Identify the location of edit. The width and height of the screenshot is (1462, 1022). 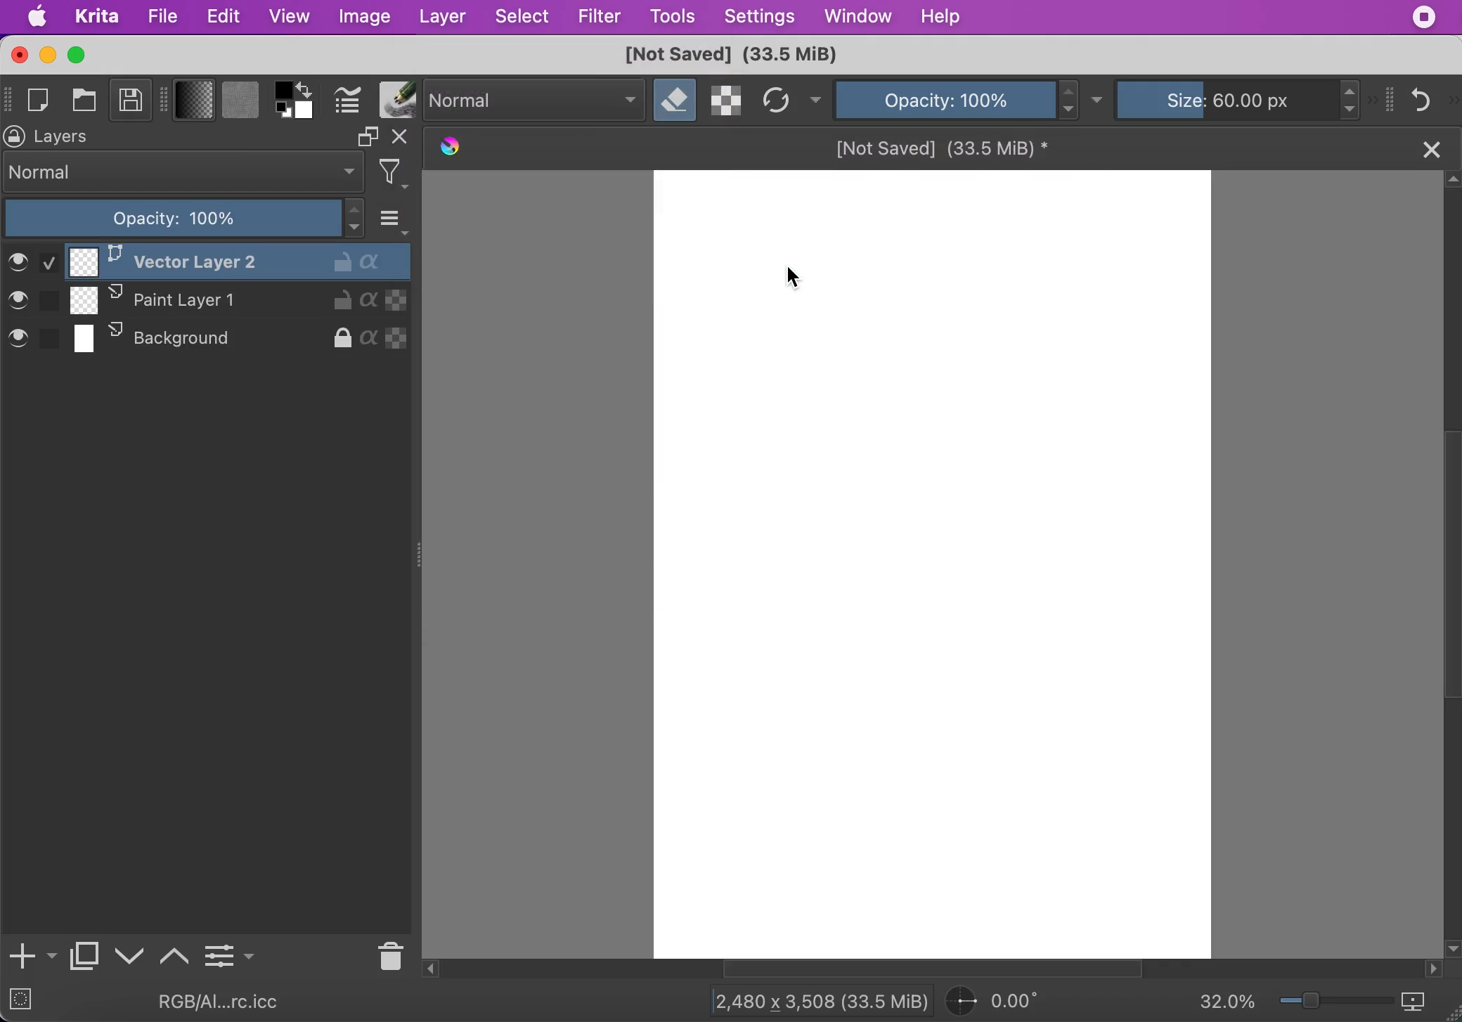
(224, 17).